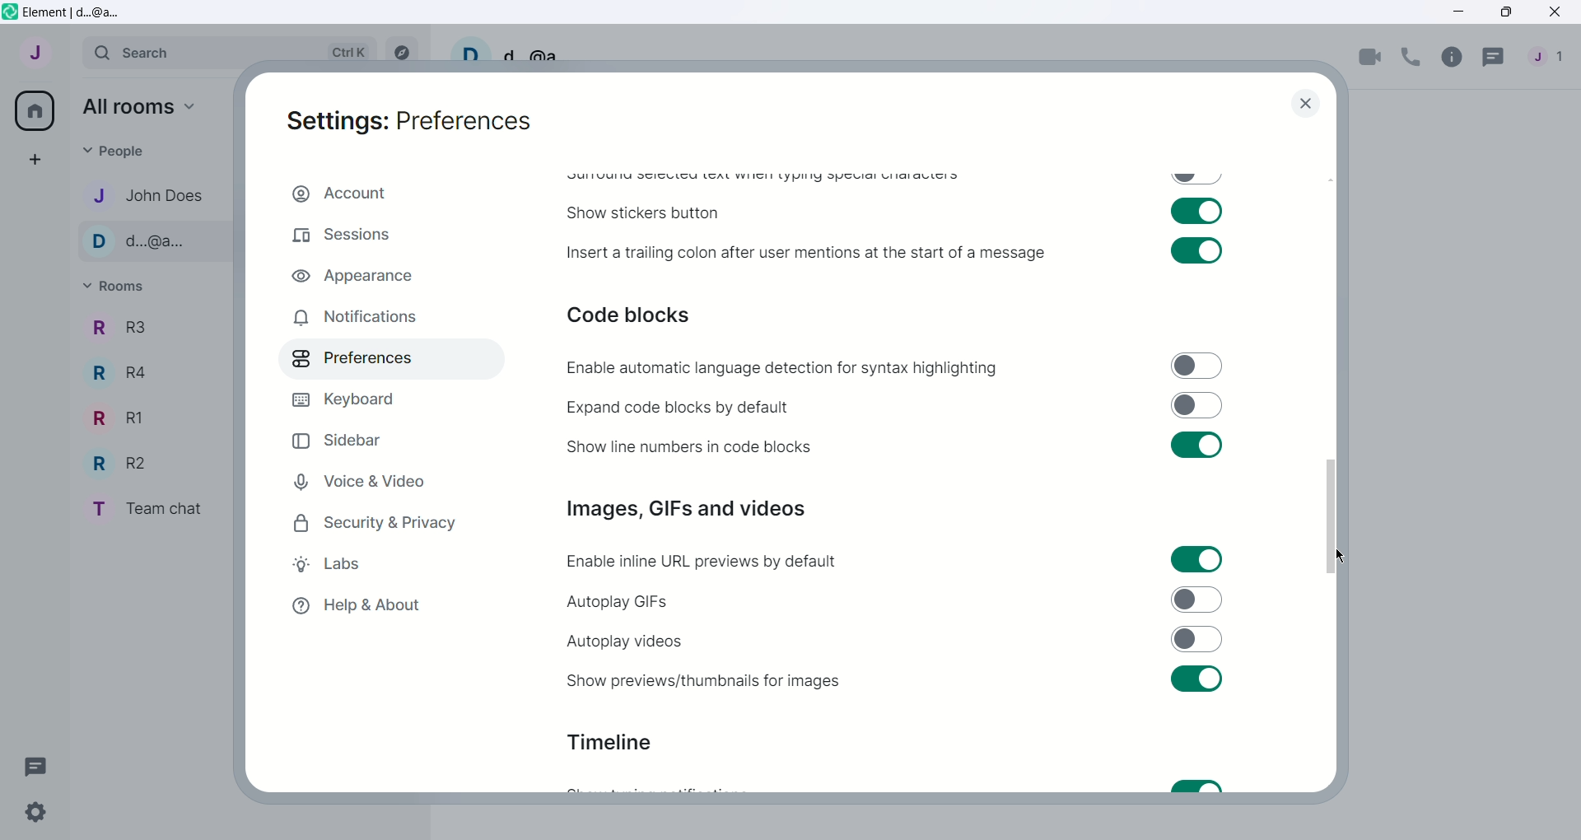 The width and height of the screenshot is (1581, 840). Describe the element at coordinates (623, 642) in the screenshot. I see `Autoplay videos` at that location.